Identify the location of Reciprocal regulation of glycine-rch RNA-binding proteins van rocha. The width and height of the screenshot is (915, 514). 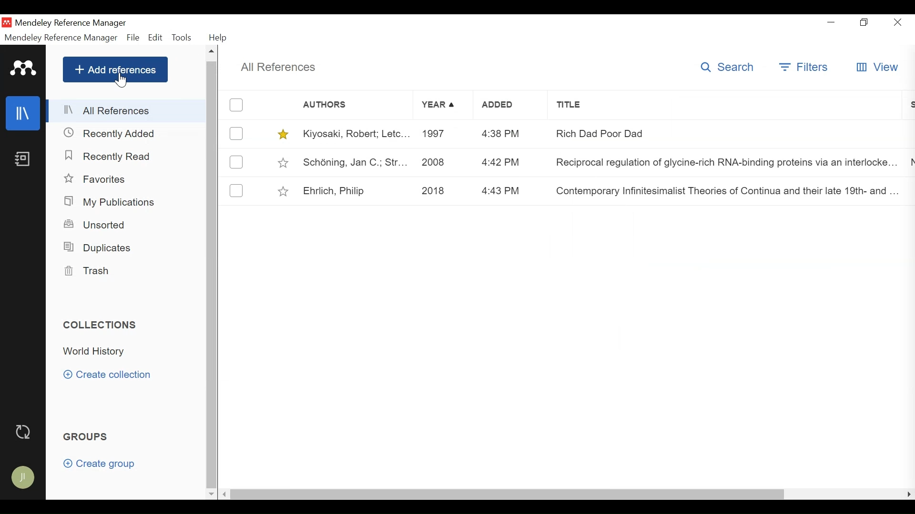
(725, 164).